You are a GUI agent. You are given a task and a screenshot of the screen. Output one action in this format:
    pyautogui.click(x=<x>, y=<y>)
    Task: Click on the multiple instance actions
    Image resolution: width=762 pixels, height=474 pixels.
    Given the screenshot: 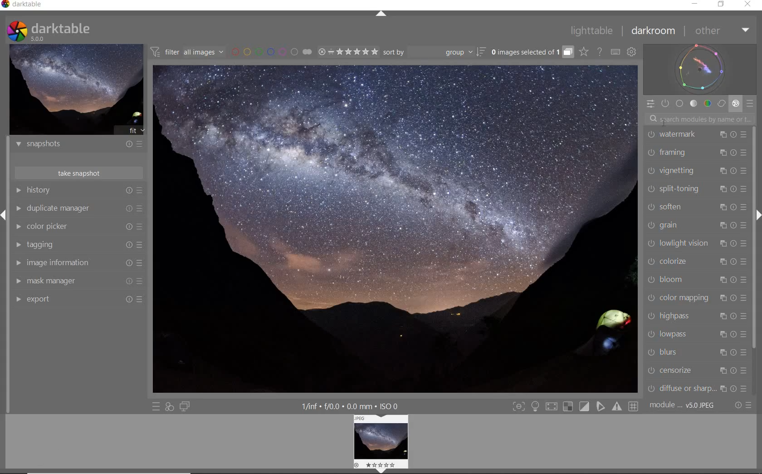 What is the action you would take?
    pyautogui.click(x=722, y=353)
    